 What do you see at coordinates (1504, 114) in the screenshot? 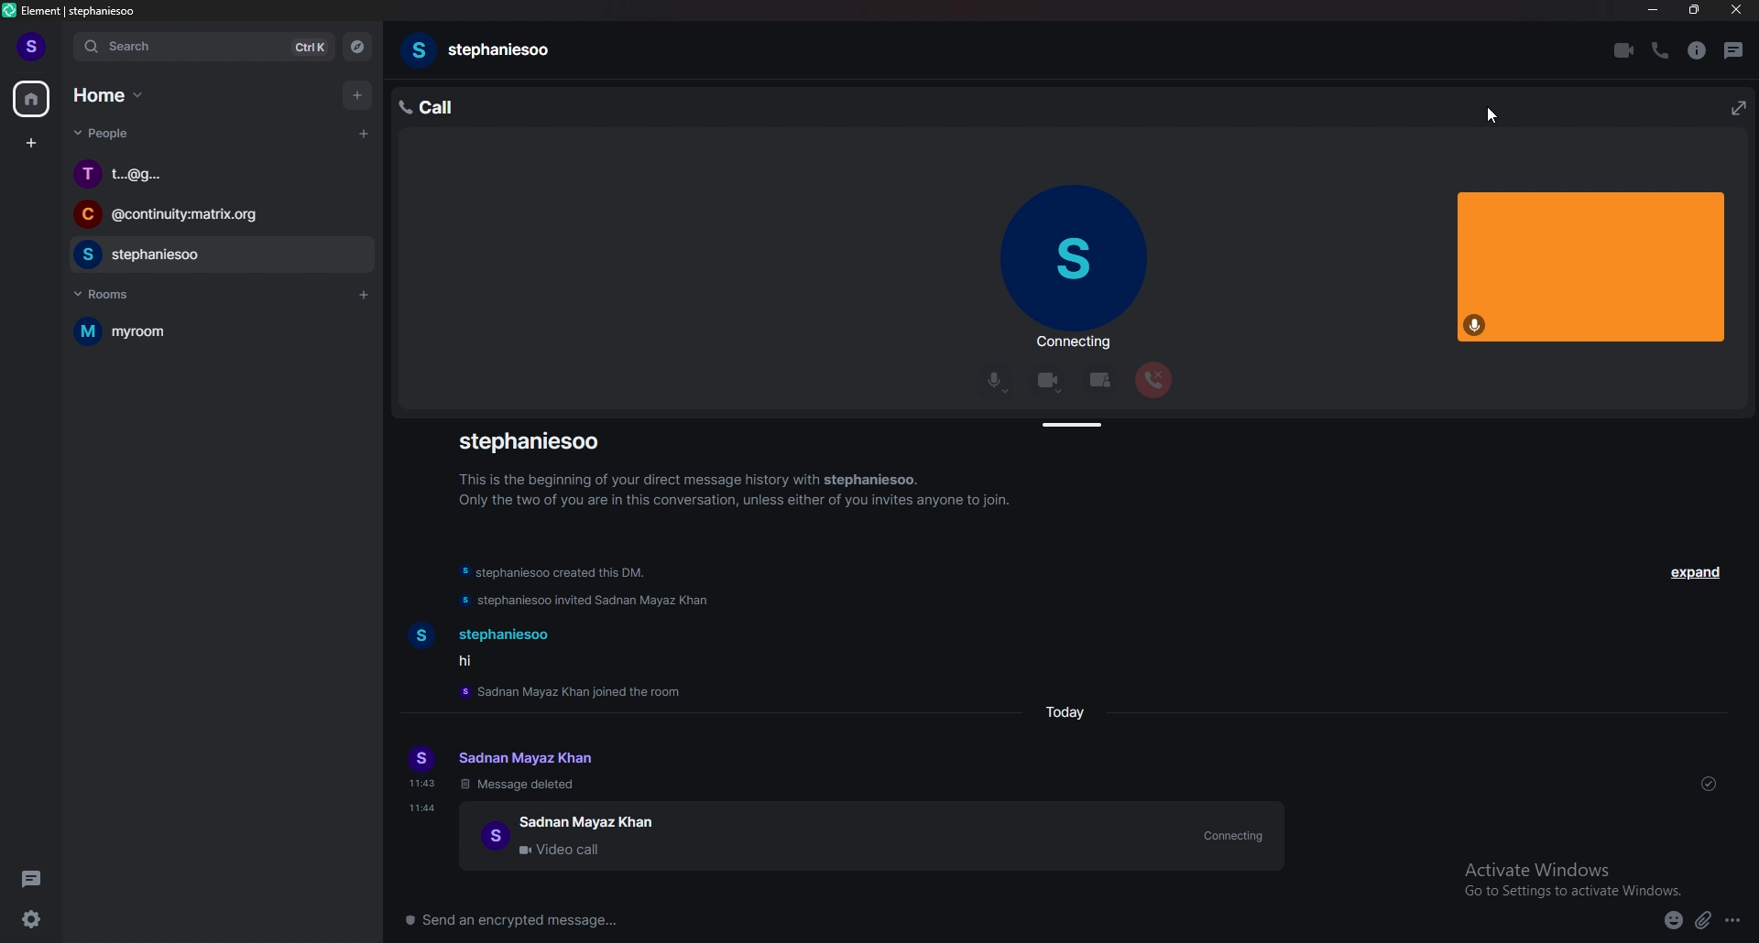
I see `cursor` at bounding box center [1504, 114].